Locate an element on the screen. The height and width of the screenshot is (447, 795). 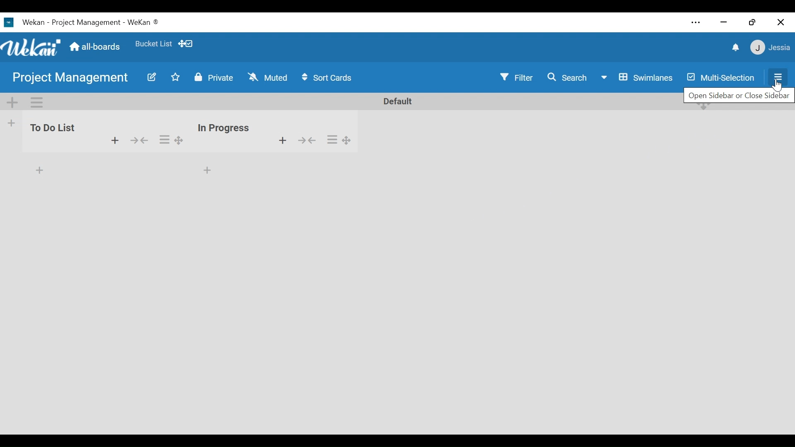
Desktop drag handles is located at coordinates (704, 111).